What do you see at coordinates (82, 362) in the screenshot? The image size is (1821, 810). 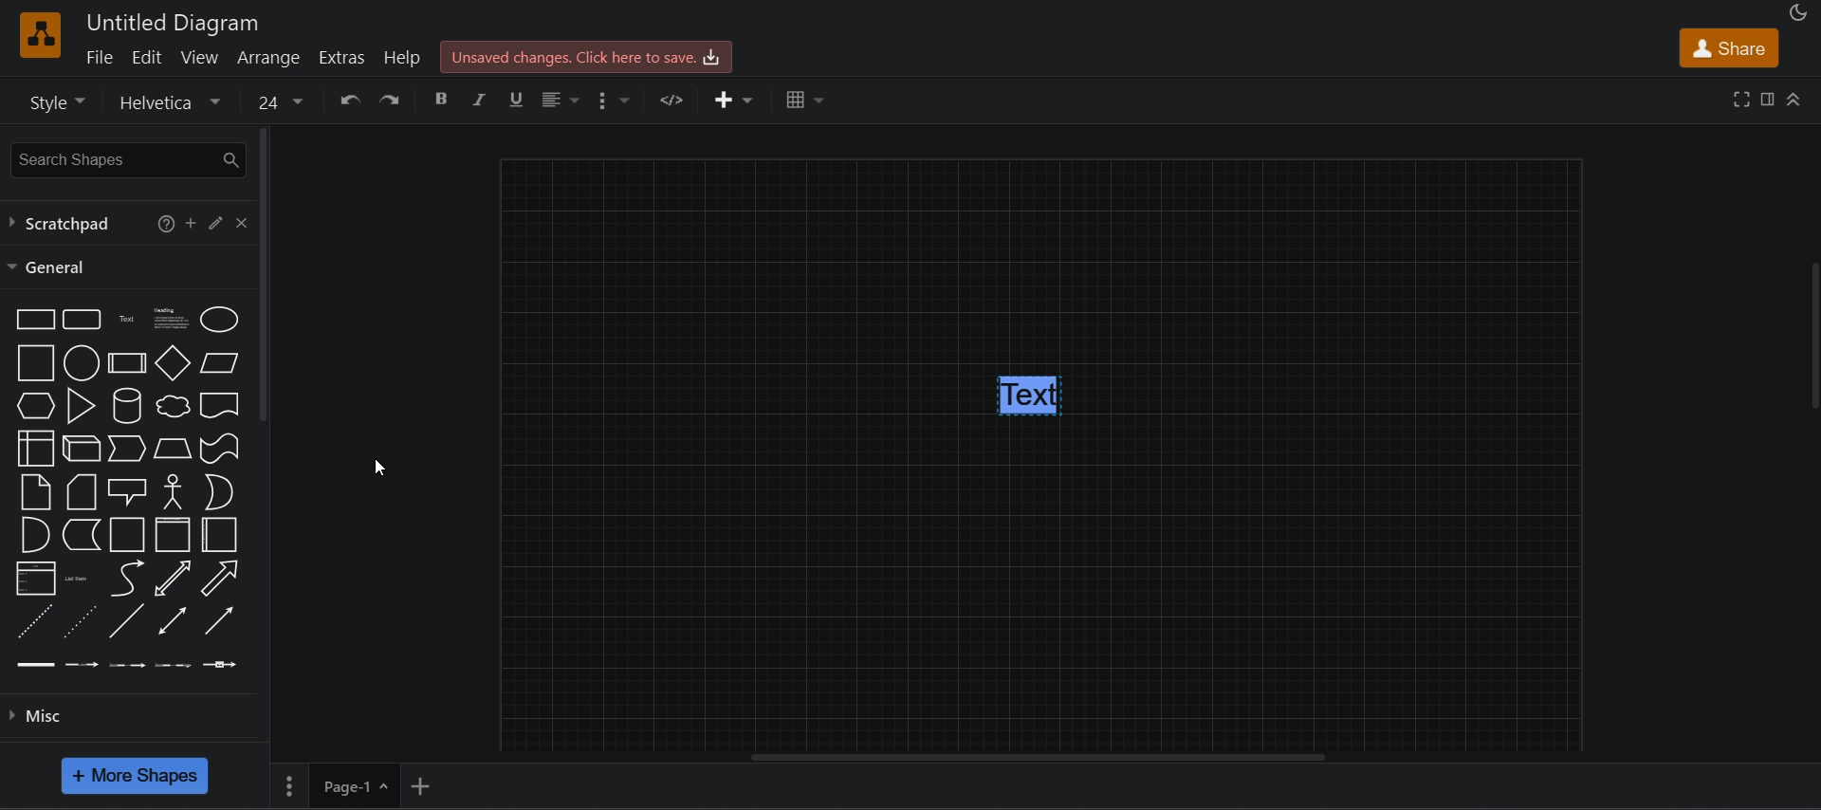 I see `Circle` at bounding box center [82, 362].